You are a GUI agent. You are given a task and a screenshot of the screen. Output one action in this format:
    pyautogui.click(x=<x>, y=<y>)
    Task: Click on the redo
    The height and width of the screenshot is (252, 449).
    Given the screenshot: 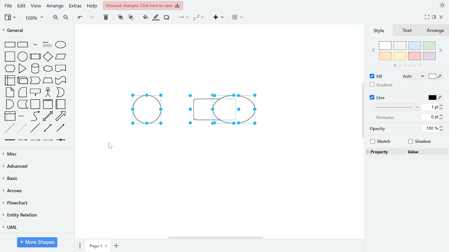 What is the action you would take?
    pyautogui.click(x=92, y=18)
    